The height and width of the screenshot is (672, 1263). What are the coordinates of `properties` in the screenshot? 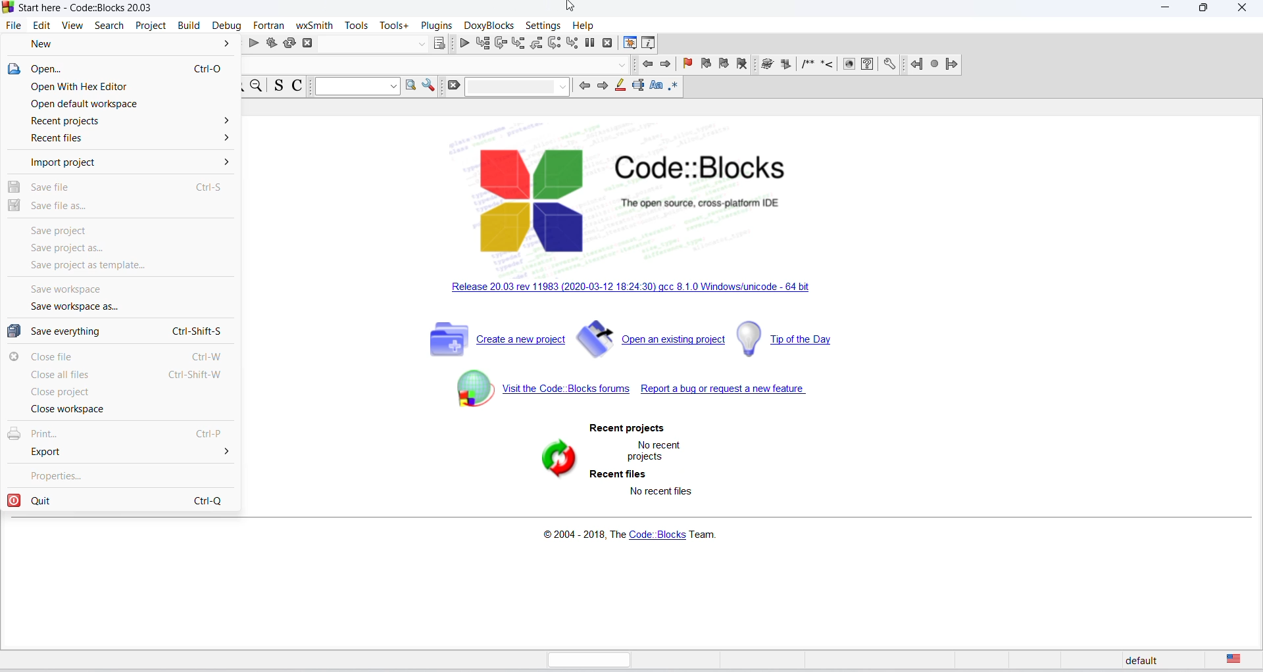 It's located at (128, 477).